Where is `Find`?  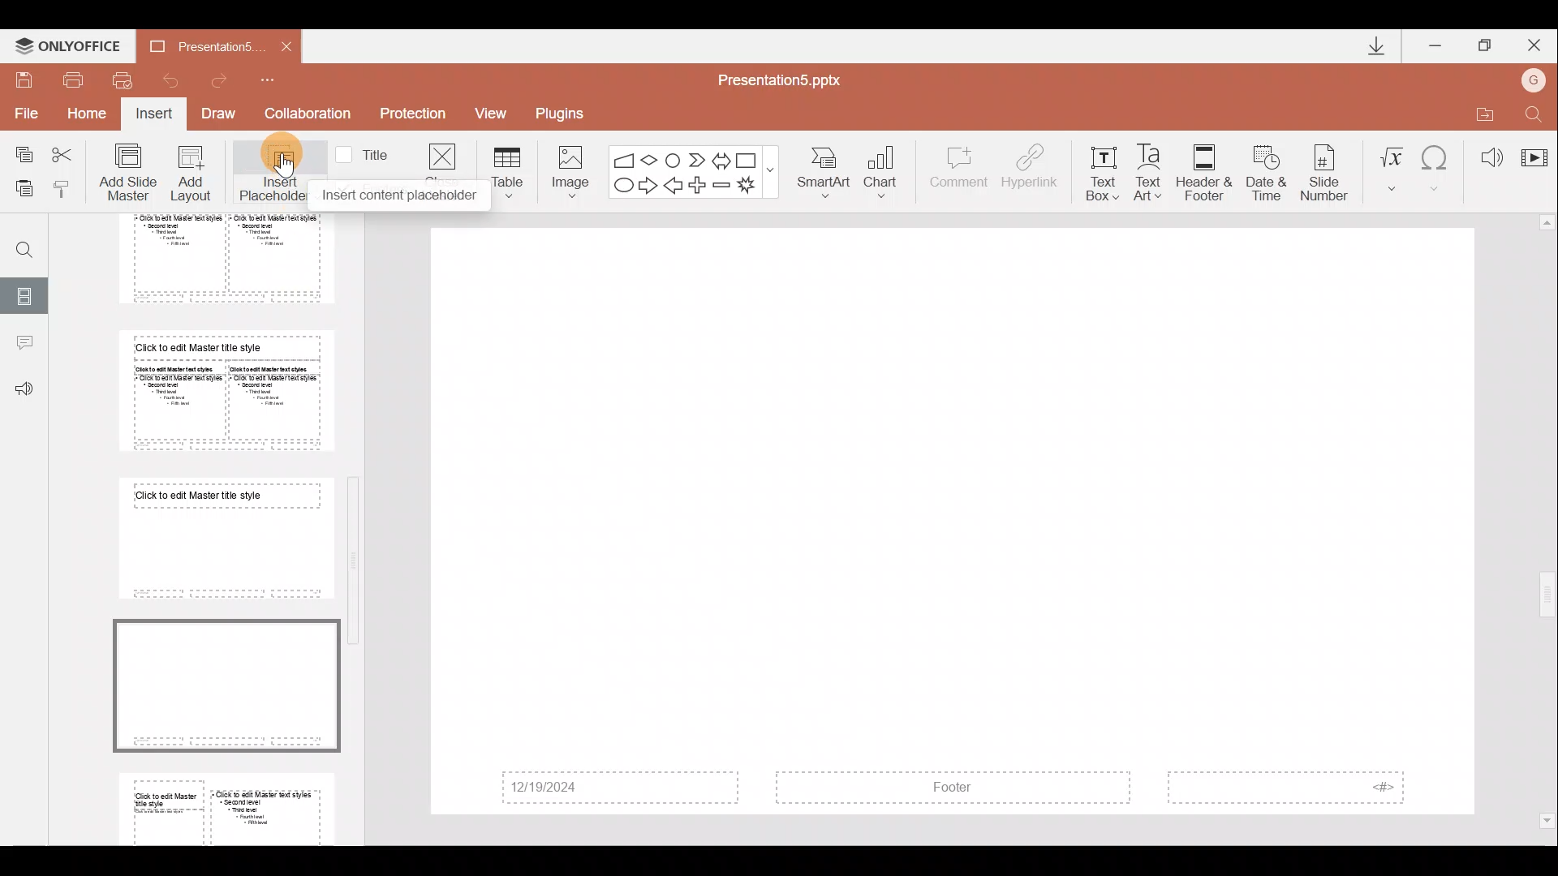
Find is located at coordinates (19, 243).